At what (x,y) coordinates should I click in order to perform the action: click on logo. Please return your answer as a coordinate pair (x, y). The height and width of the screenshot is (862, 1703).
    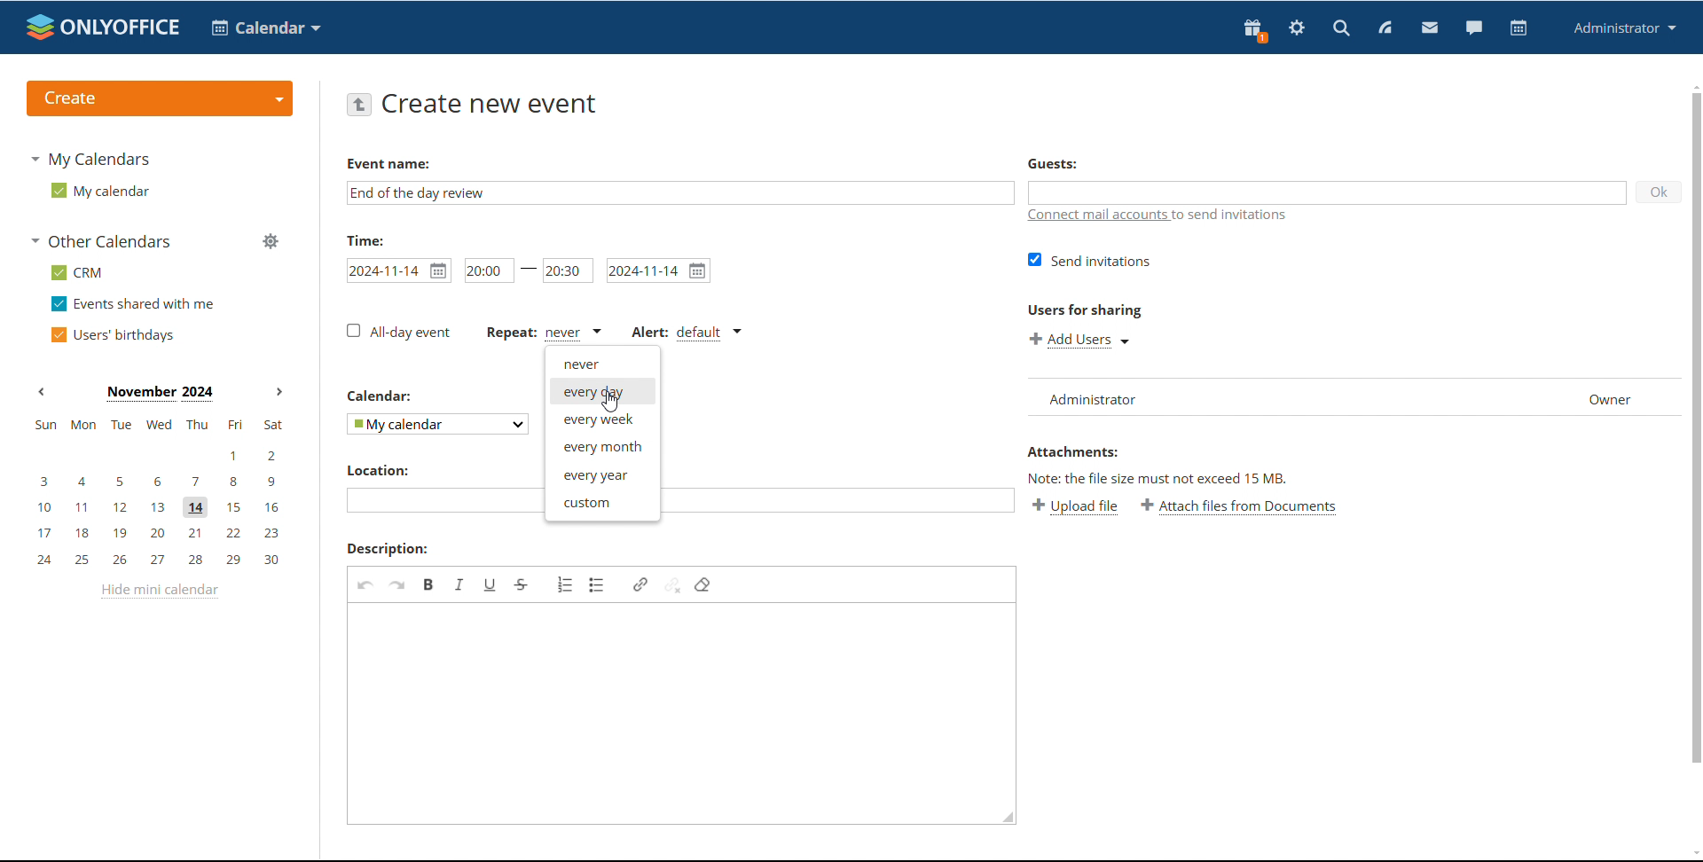
    Looking at the image, I should click on (103, 27).